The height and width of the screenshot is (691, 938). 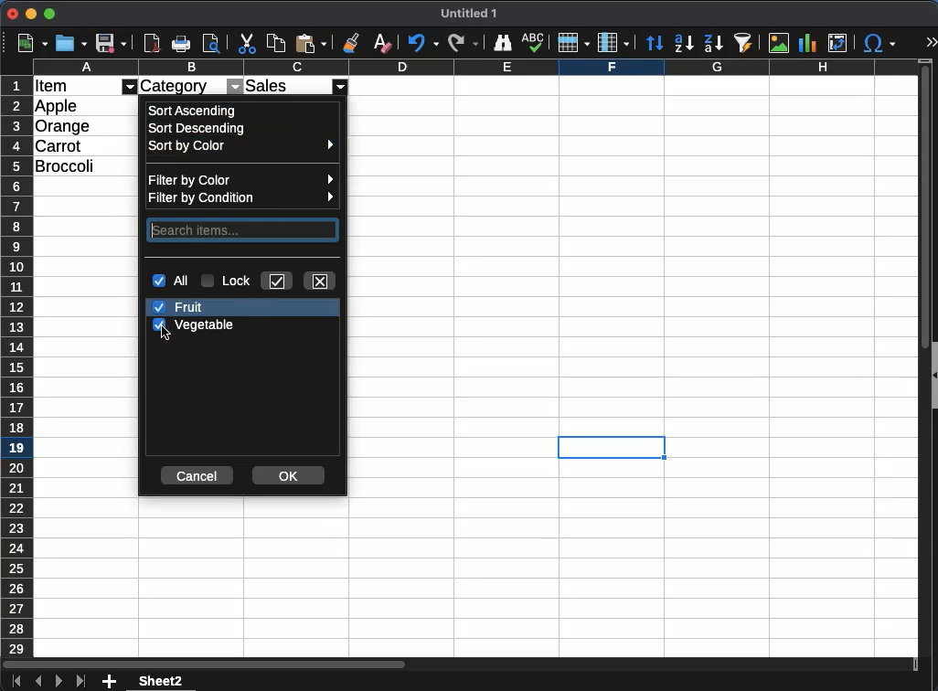 What do you see at coordinates (841, 40) in the screenshot?
I see `pivot table` at bounding box center [841, 40].